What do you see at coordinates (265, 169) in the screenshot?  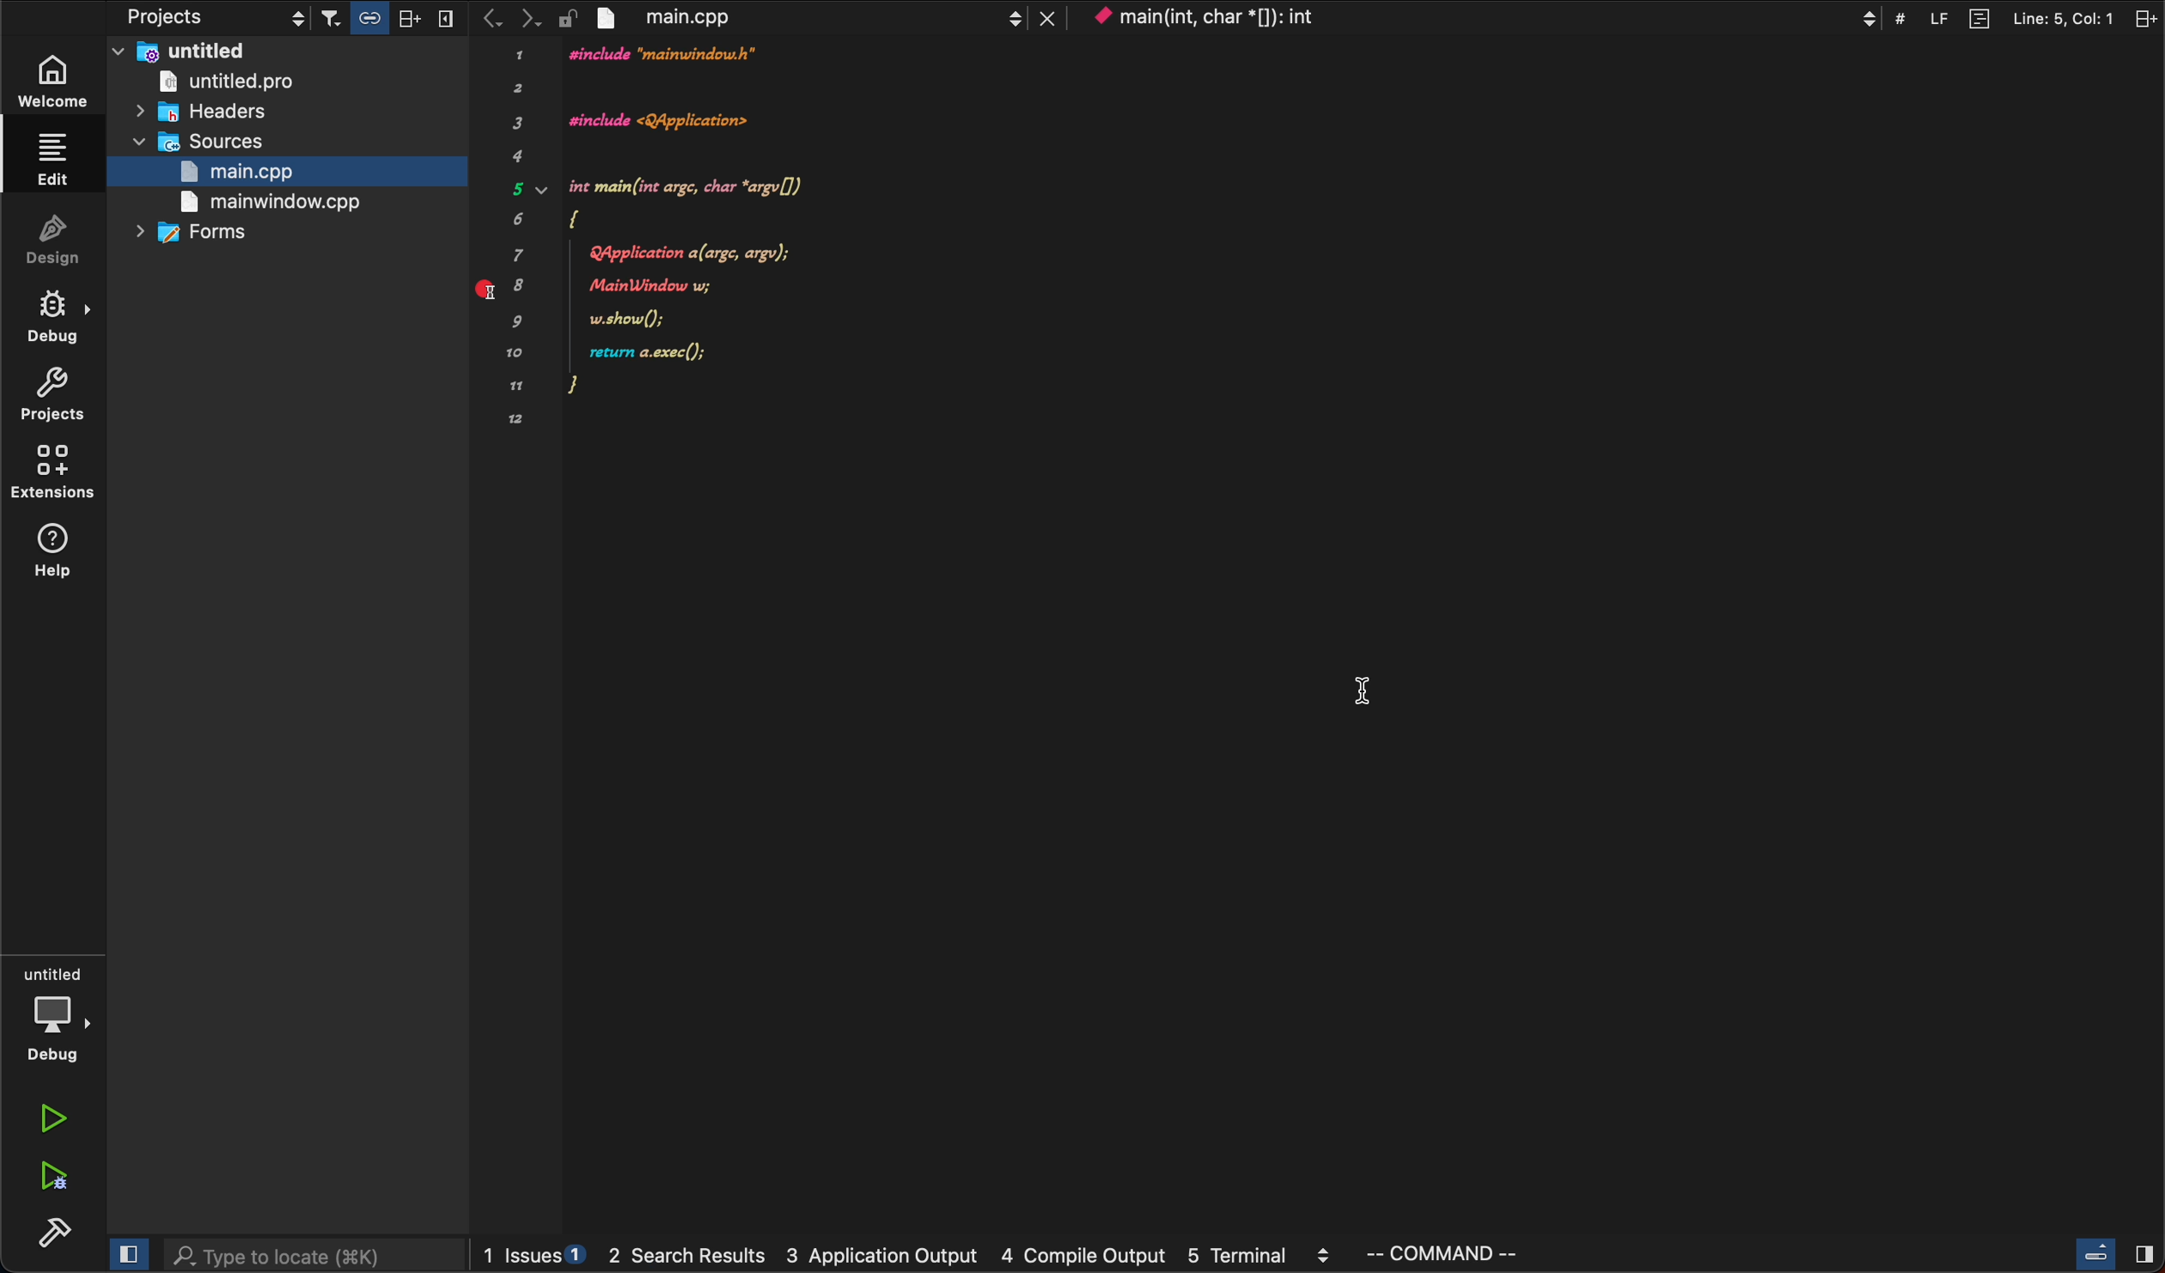 I see `main>cpp` at bounding box center [265, 169].